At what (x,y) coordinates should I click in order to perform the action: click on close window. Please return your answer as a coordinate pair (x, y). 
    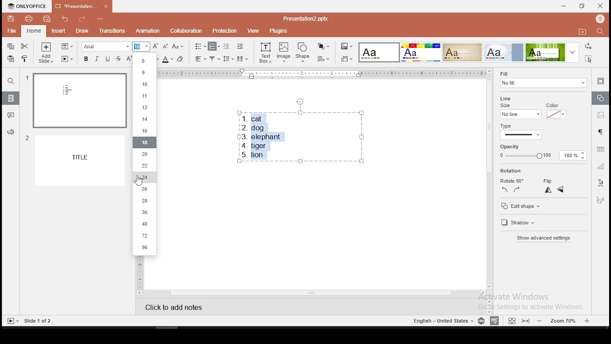
    Looking at the image, I should click on (601, 6).